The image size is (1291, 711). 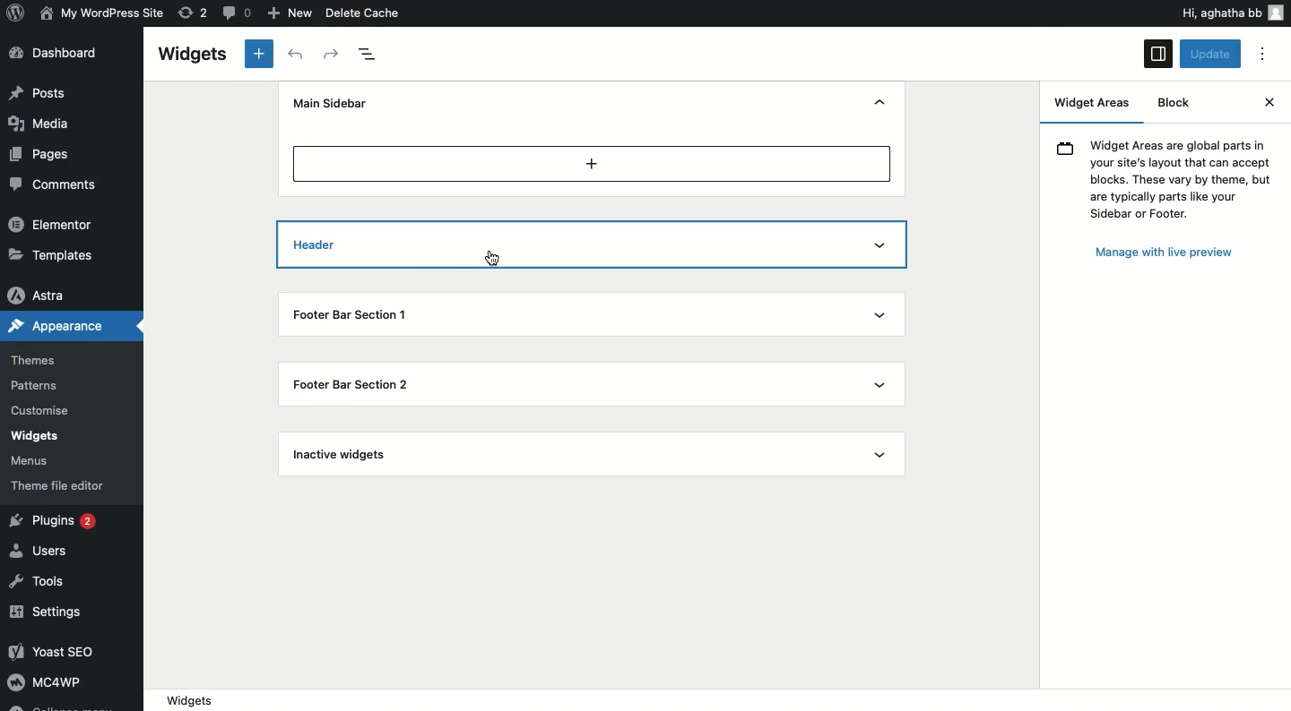 I want to click on Hi user, so click(x=1231, y=13).